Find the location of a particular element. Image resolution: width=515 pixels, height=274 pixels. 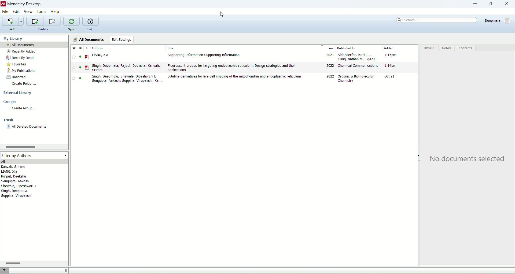

Favourite is located at coordinates (72, 78).